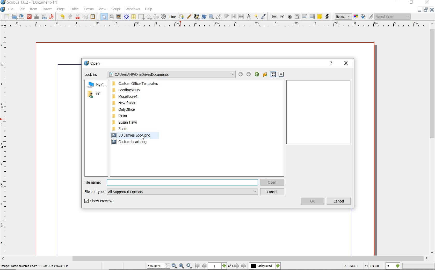  Describe the element at coordinates (86, 17) in the screenshot. I see `copy` at that location.